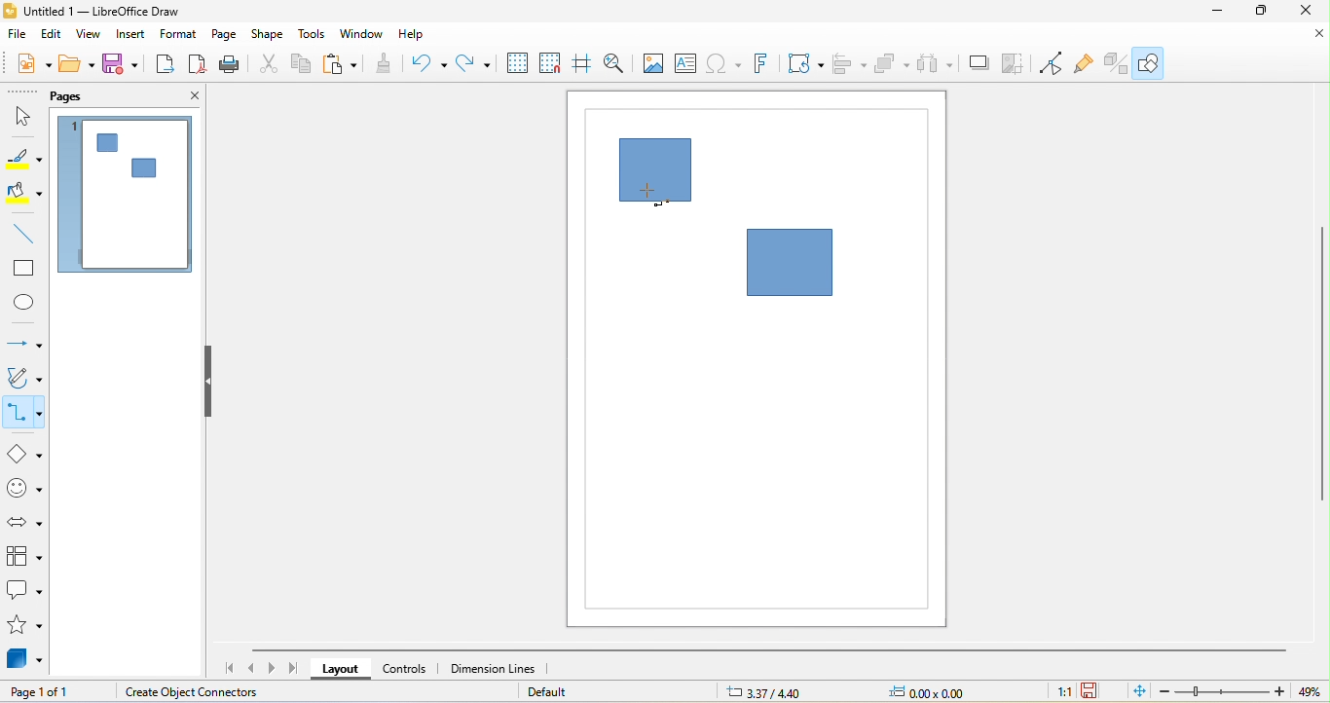 The width and height of the screenshot is (1330, 703). What do you see at coordinates (22, 659) in the screenshot?
I see `3d objects` at bounding box center [22, 659].